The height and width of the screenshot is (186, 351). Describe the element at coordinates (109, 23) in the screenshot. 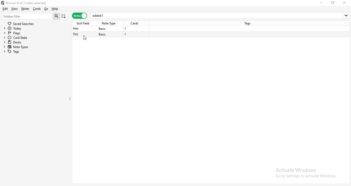

I see `note type` at that location.